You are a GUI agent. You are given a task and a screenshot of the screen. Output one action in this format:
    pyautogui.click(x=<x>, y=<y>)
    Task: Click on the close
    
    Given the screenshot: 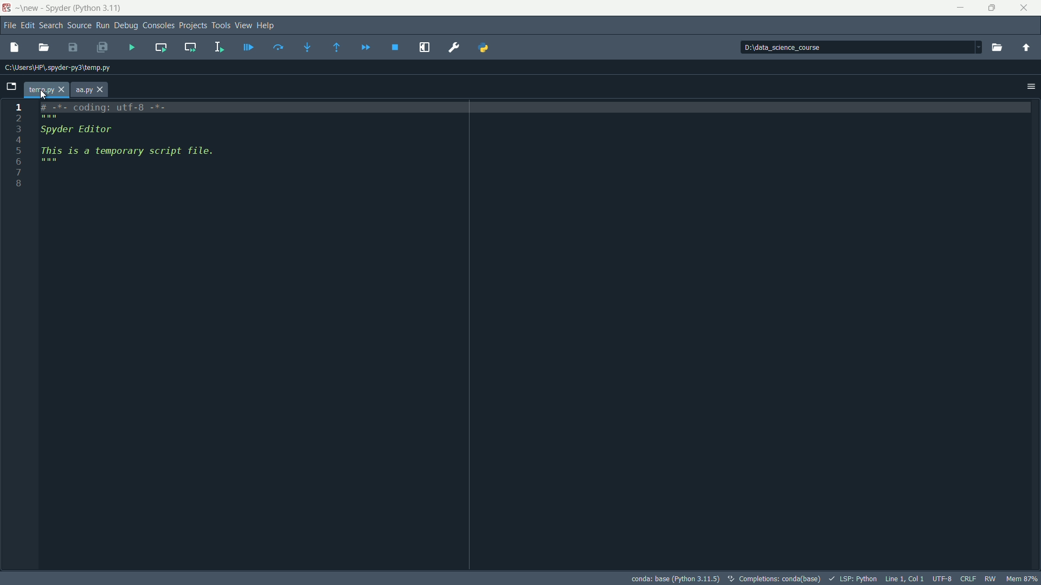 What is the action you would take?
    pyautogui.click(x=1022, y=6)
    